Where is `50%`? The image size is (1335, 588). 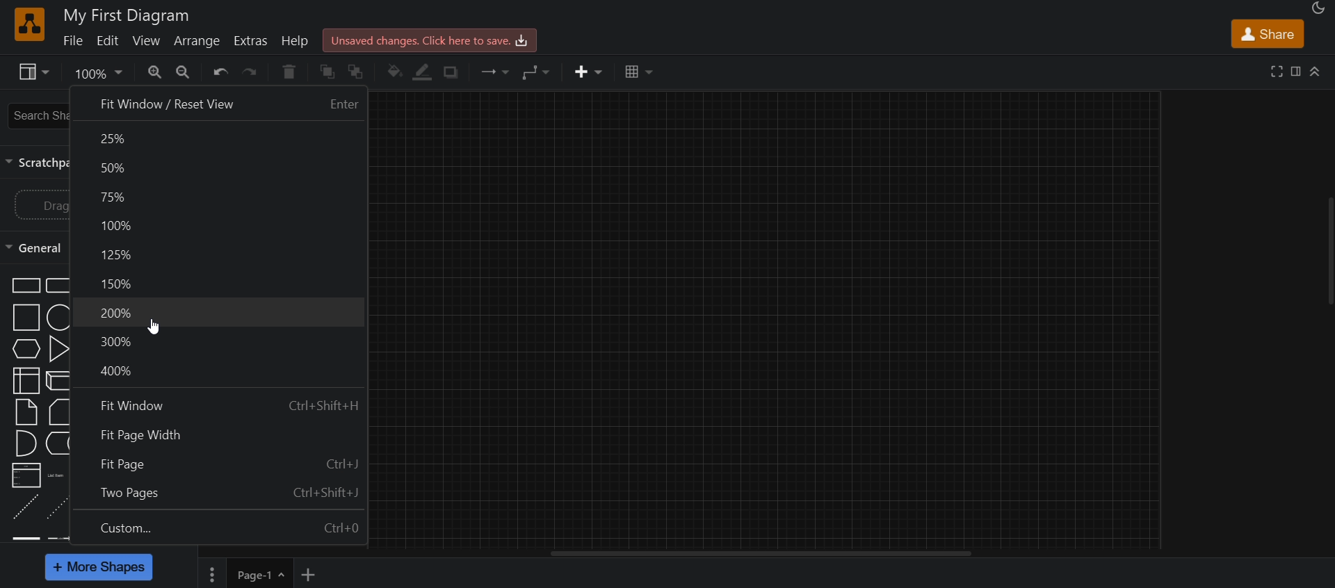 50% is located at coordinates (222, 172).